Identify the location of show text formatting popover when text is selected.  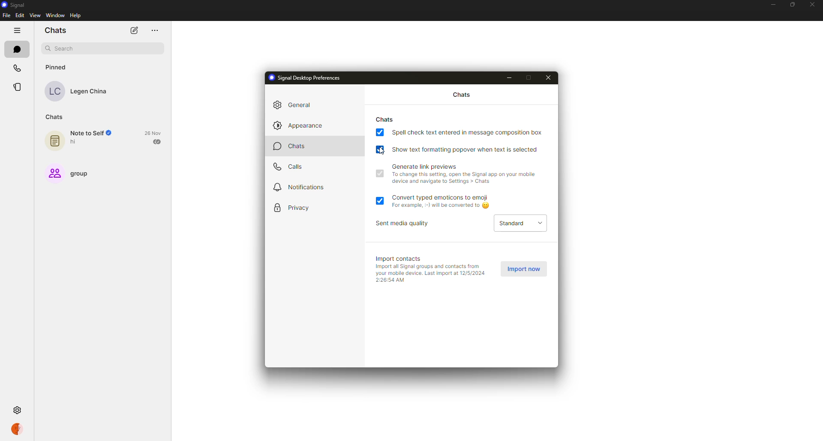
(466, 149).